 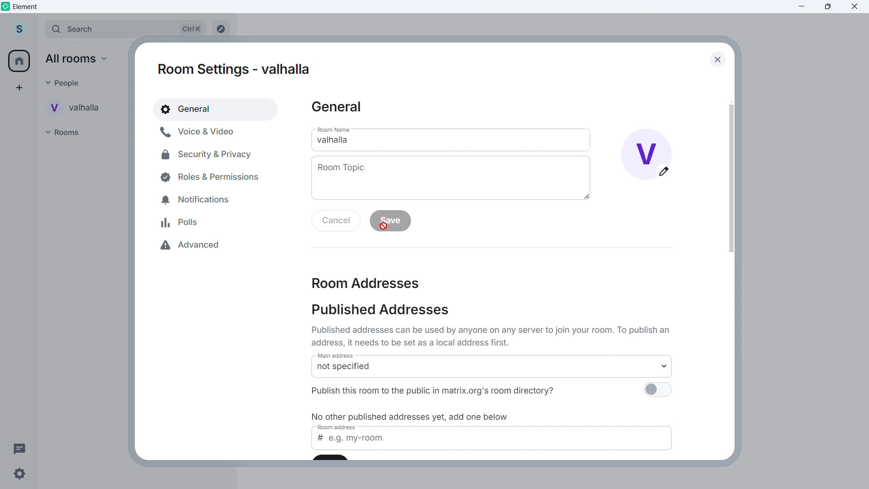 What do you see at coordinates (802, 7) in the screenshot?
I see `minimize` at bounding box center [802, 7].